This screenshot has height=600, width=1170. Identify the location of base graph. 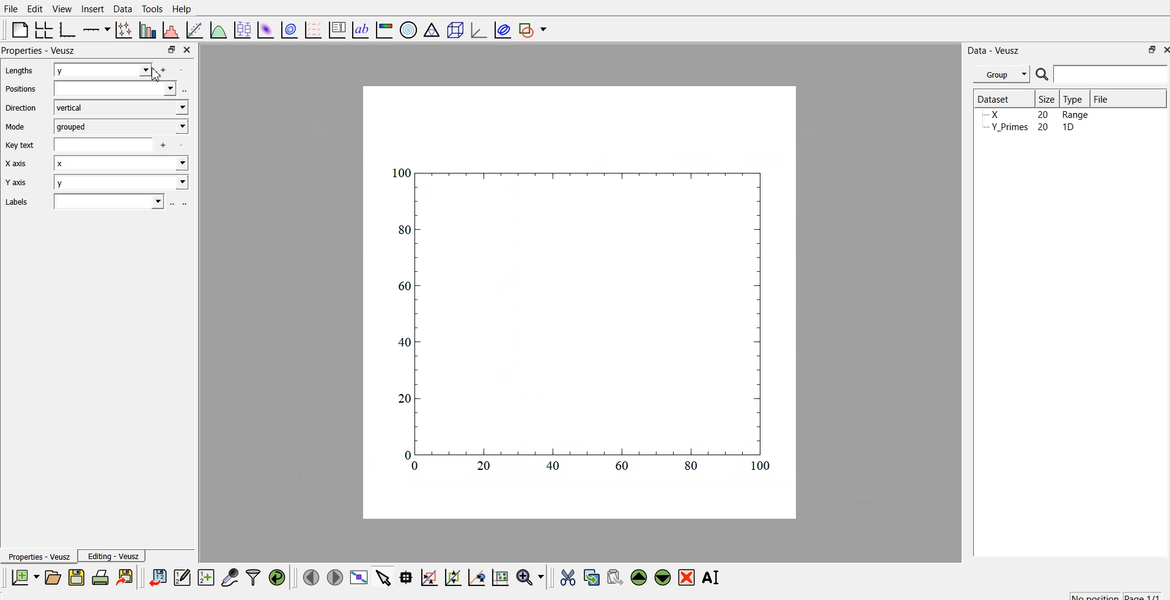
(65, 28).